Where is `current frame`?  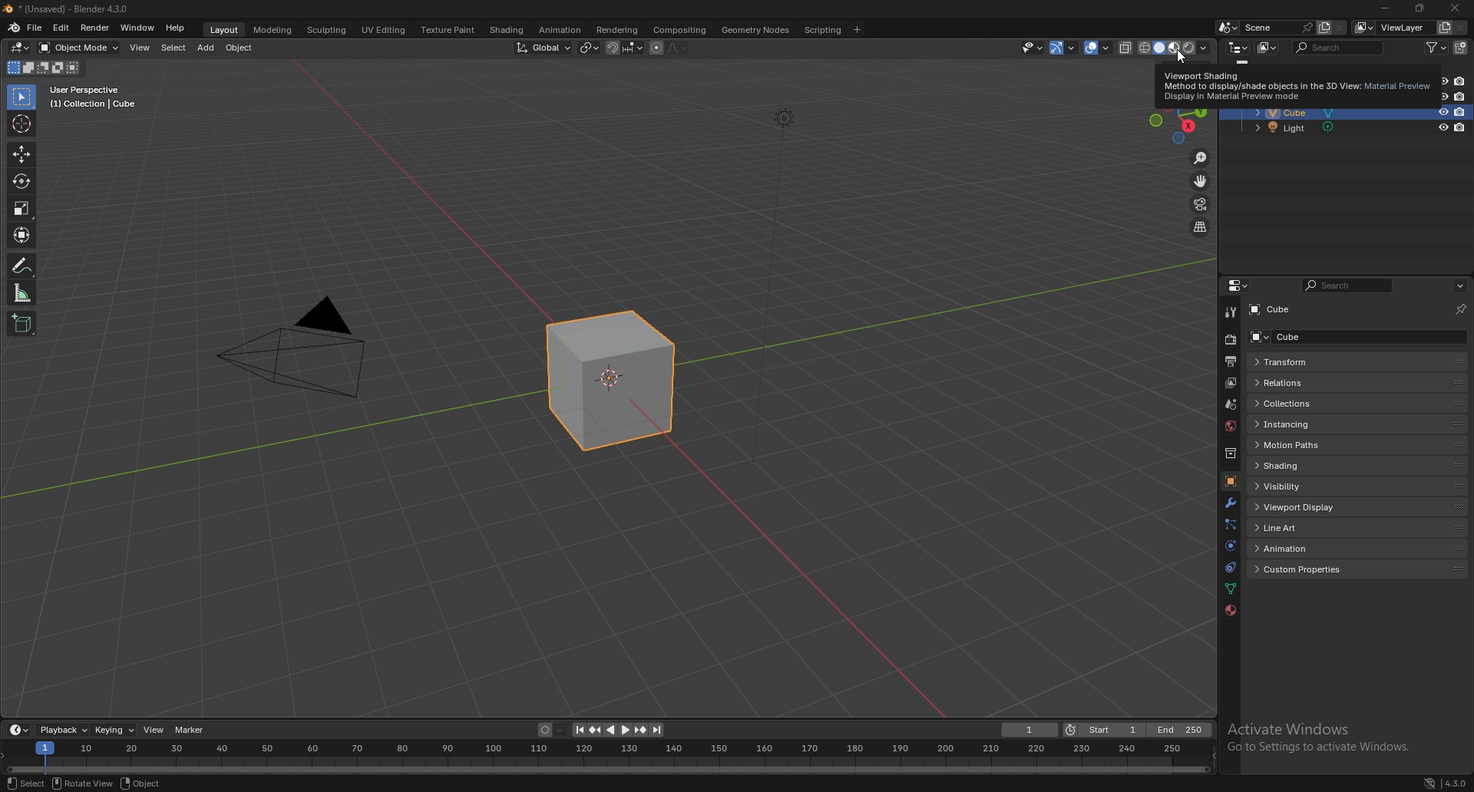
current frame is located at coordinates (1031, 730).